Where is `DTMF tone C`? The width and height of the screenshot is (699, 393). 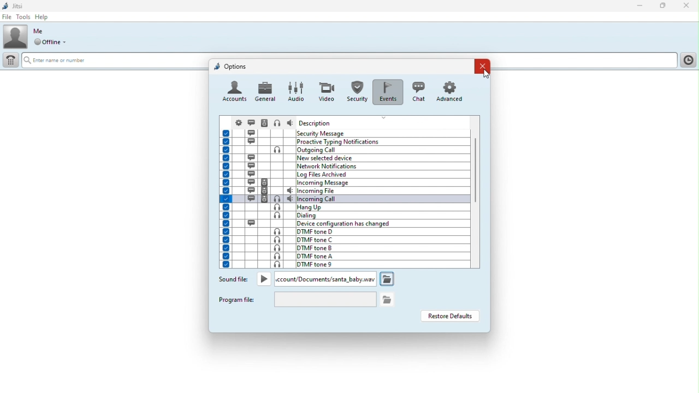
DTMF tone C is located at coordinates (341, 240).